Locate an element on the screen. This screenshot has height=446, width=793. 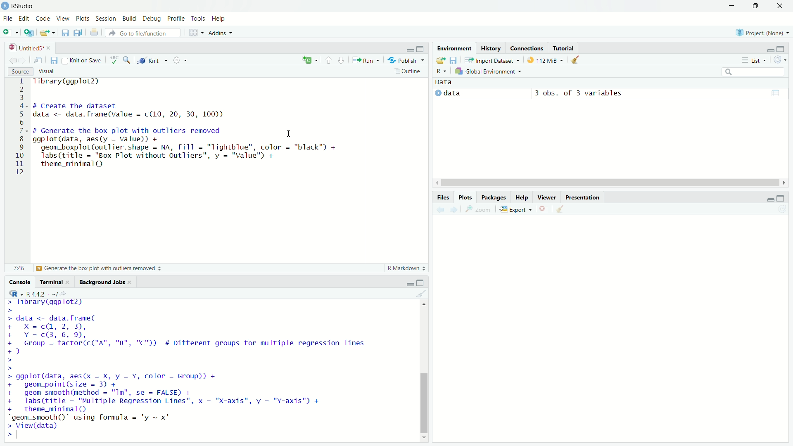
settings is located at coordinates (176, 60).